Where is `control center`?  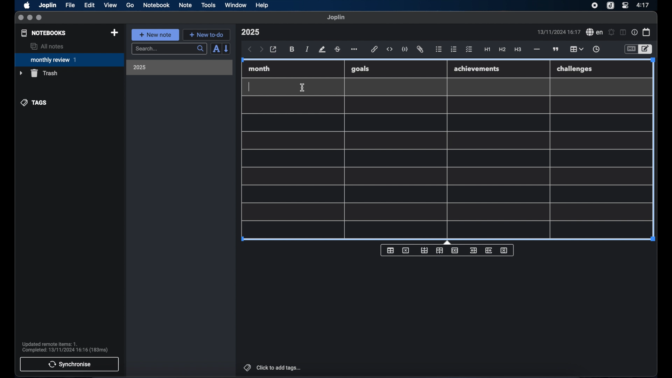 control center is located at coordinates (625, 5).